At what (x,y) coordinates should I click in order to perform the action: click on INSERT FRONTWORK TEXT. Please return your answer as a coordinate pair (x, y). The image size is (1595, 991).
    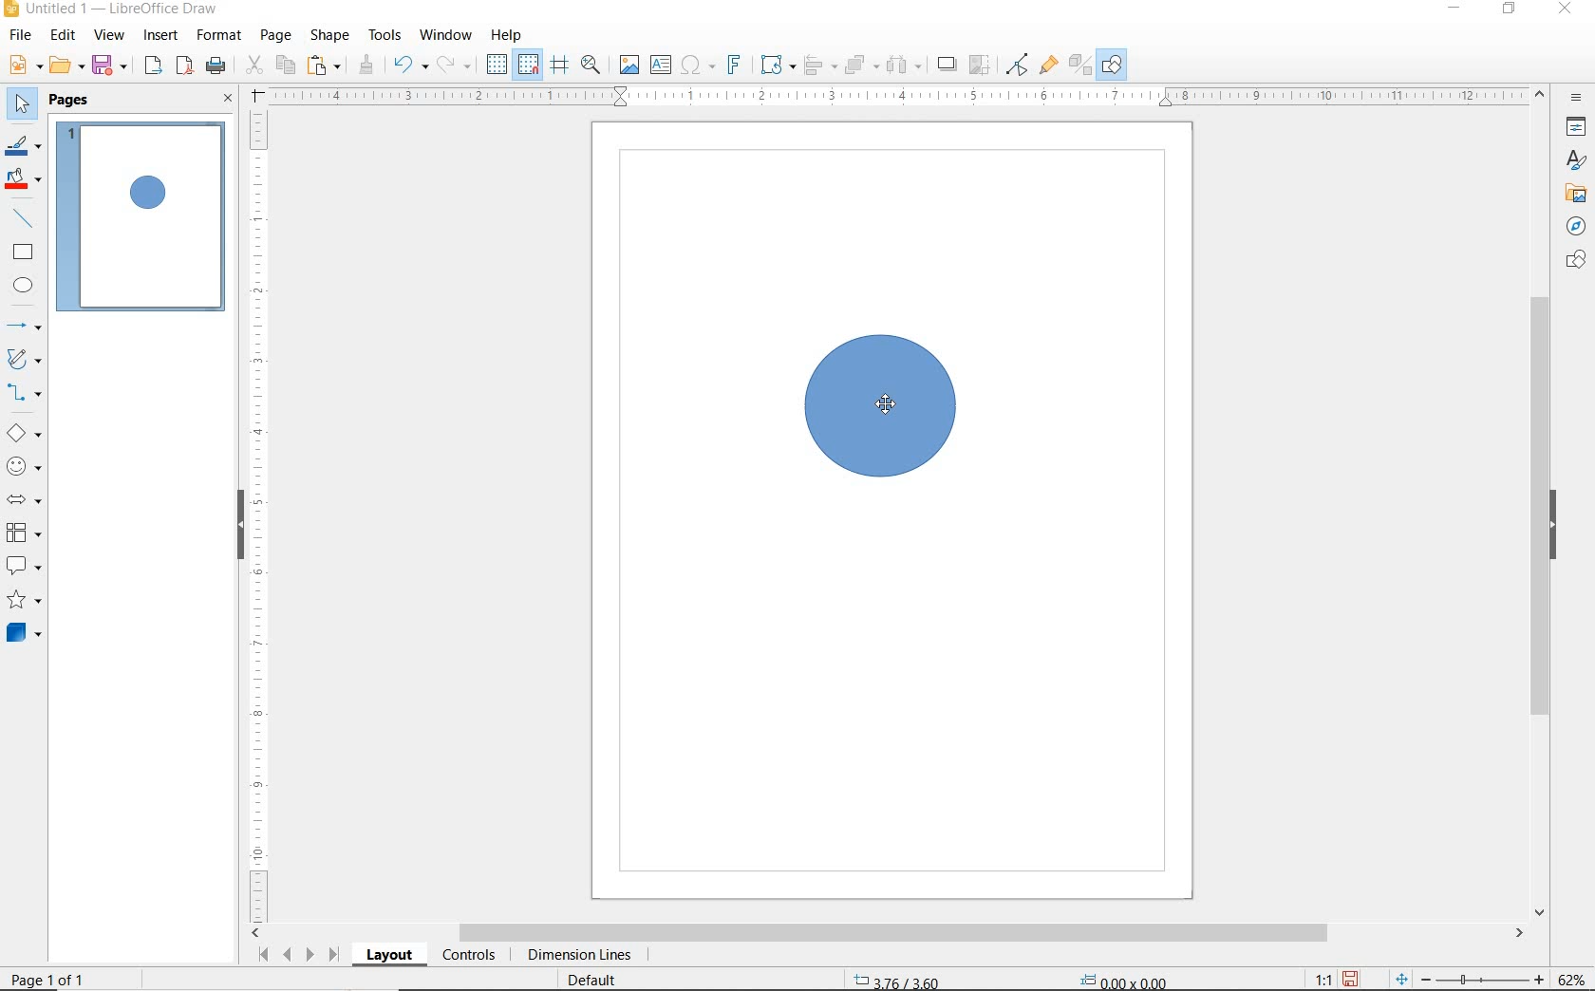
    Looking at the image, I should click on (739, 65).